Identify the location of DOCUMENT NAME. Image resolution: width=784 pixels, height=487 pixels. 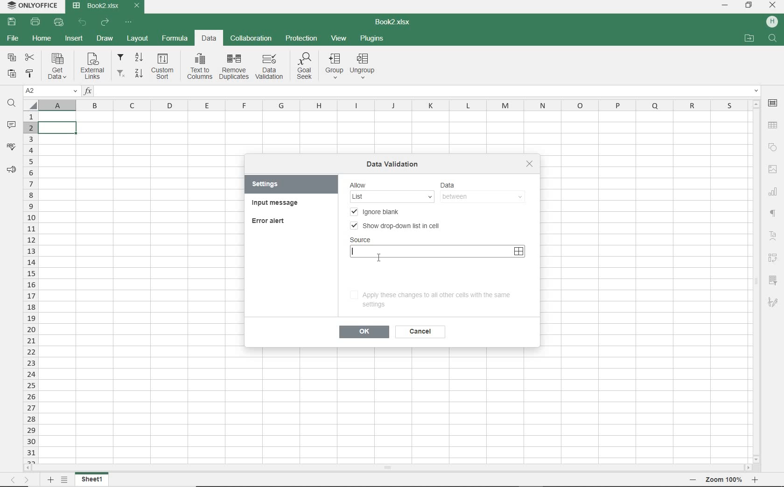
(393, 22).